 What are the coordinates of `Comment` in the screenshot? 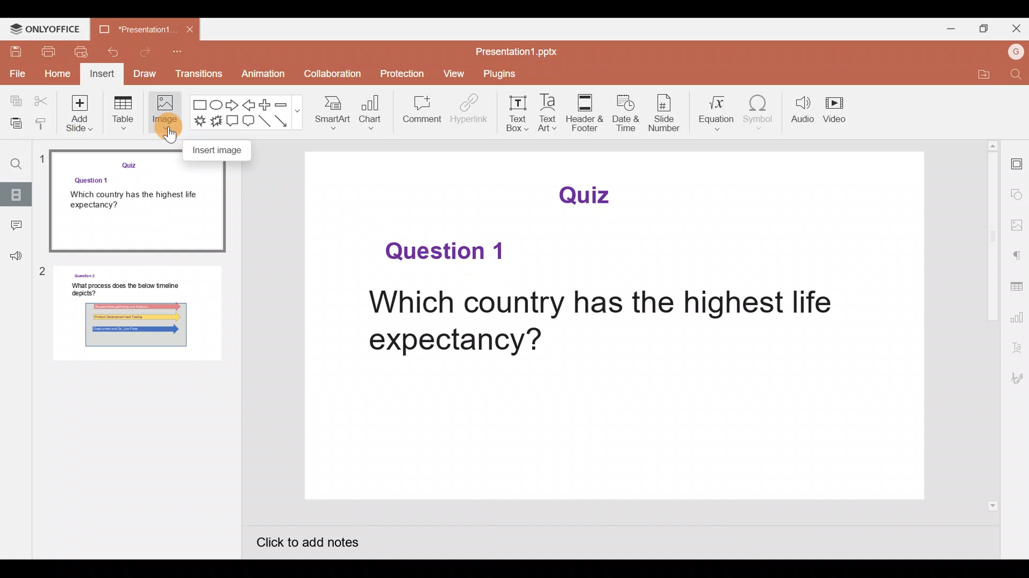 It's located at (15, 229).